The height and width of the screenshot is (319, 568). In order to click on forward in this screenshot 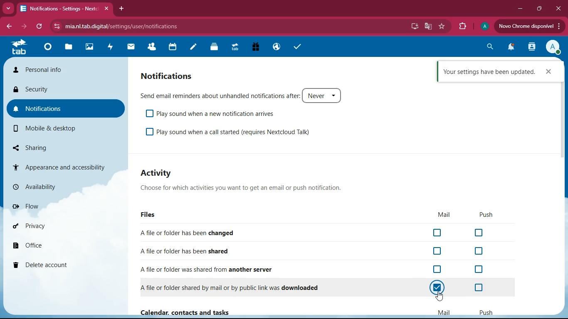, I will do `click(23, 27)`.